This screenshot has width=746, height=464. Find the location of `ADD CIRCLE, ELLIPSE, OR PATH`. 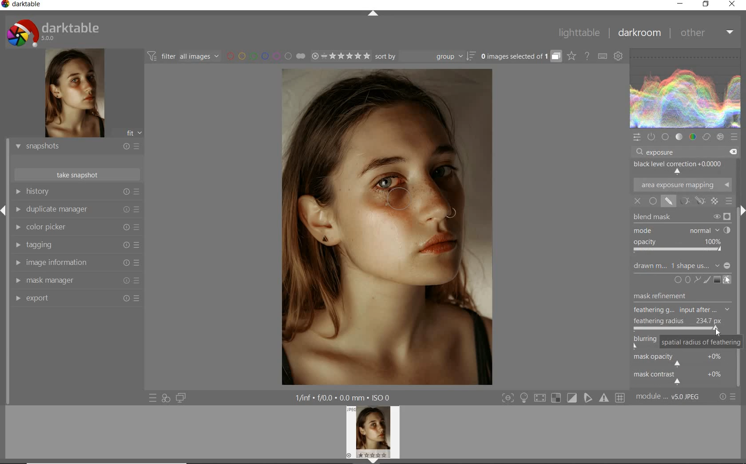

ADD CIRCLE, ELLIPSE, OR PATH is located at coordinates (686, 281).